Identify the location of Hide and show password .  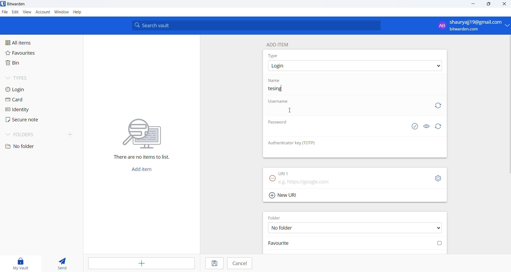
(426, 126).